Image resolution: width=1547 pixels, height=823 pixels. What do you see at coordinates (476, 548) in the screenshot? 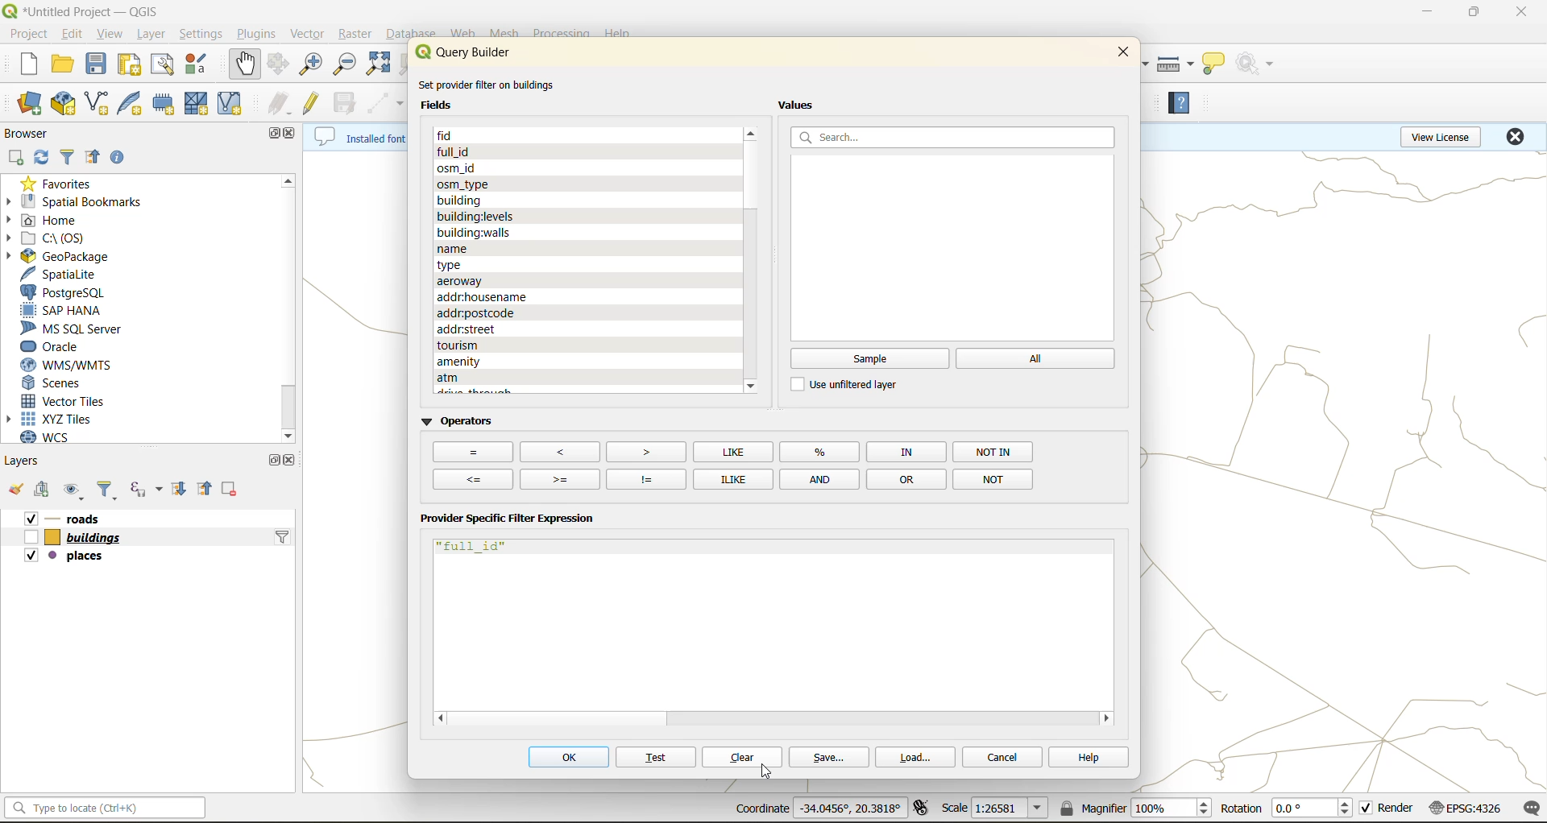
I see `full_id` at bounding box center [476, 548].